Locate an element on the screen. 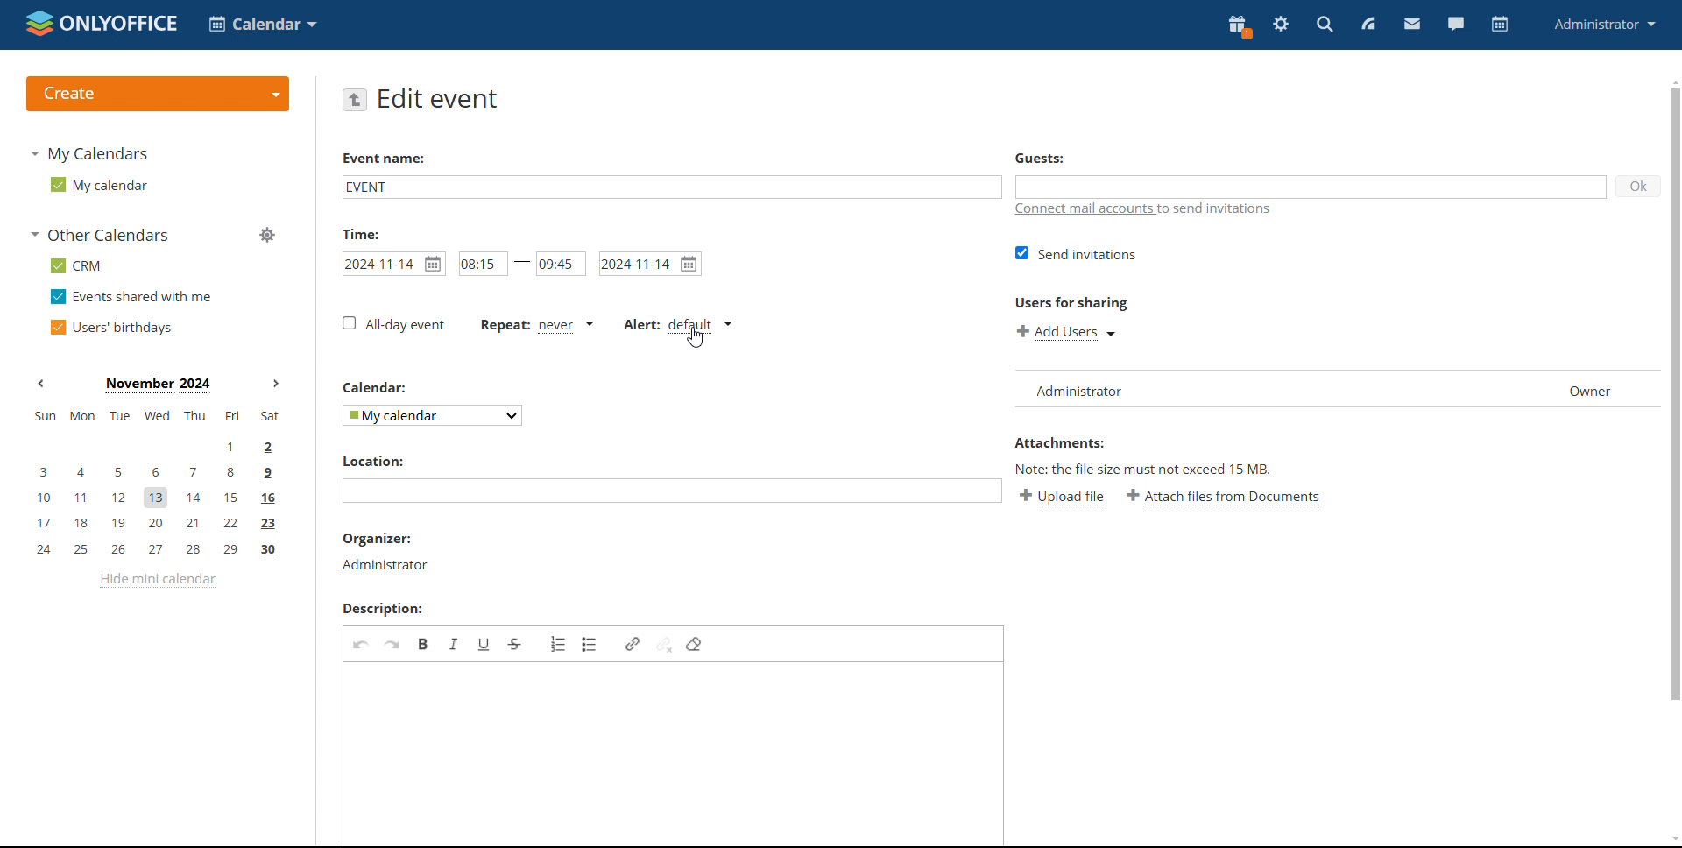 The width and height of the screenshot is (1682, 848). upload file is located at coordinates (1062, 497).